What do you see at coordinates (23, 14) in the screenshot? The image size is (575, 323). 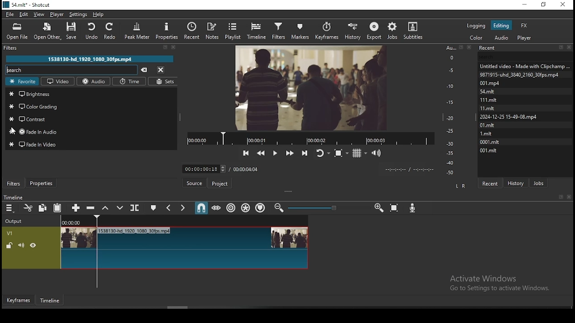 I see `edit` at bounding box center [23, 14].